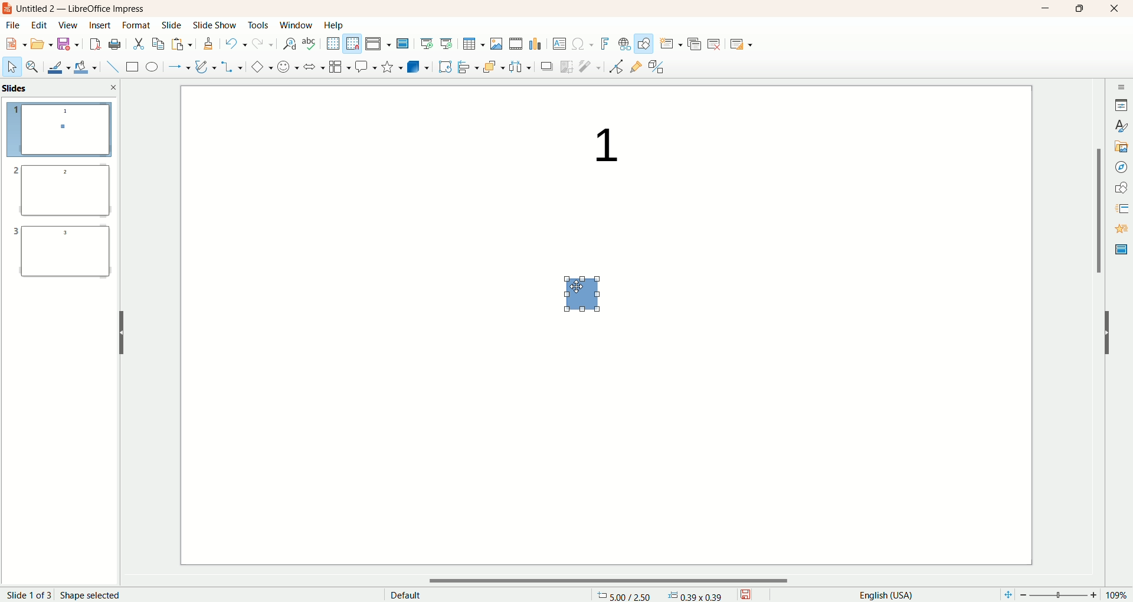 The image size is (1133, 602). What do you see at coordinates (353, 44) in the screenshot?
I see `snap to grid` at bounding box center [353, 44].